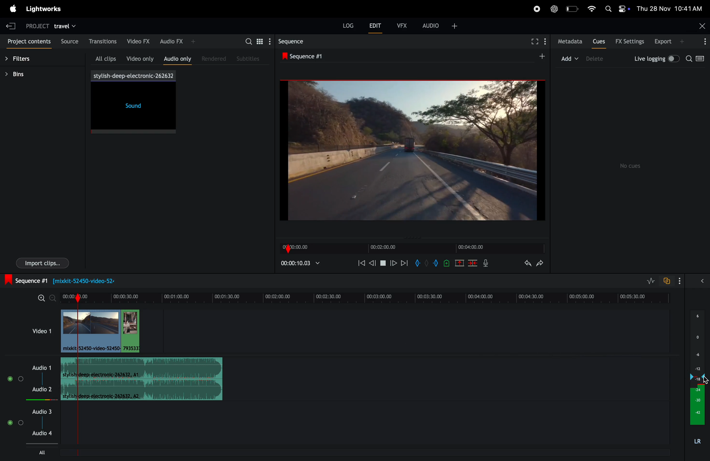 The height and width of the screenshot is (461, 710). What do you see at coordinates (37, 26) in the screenshot?
I see `project` at bounding box center [37, 26].